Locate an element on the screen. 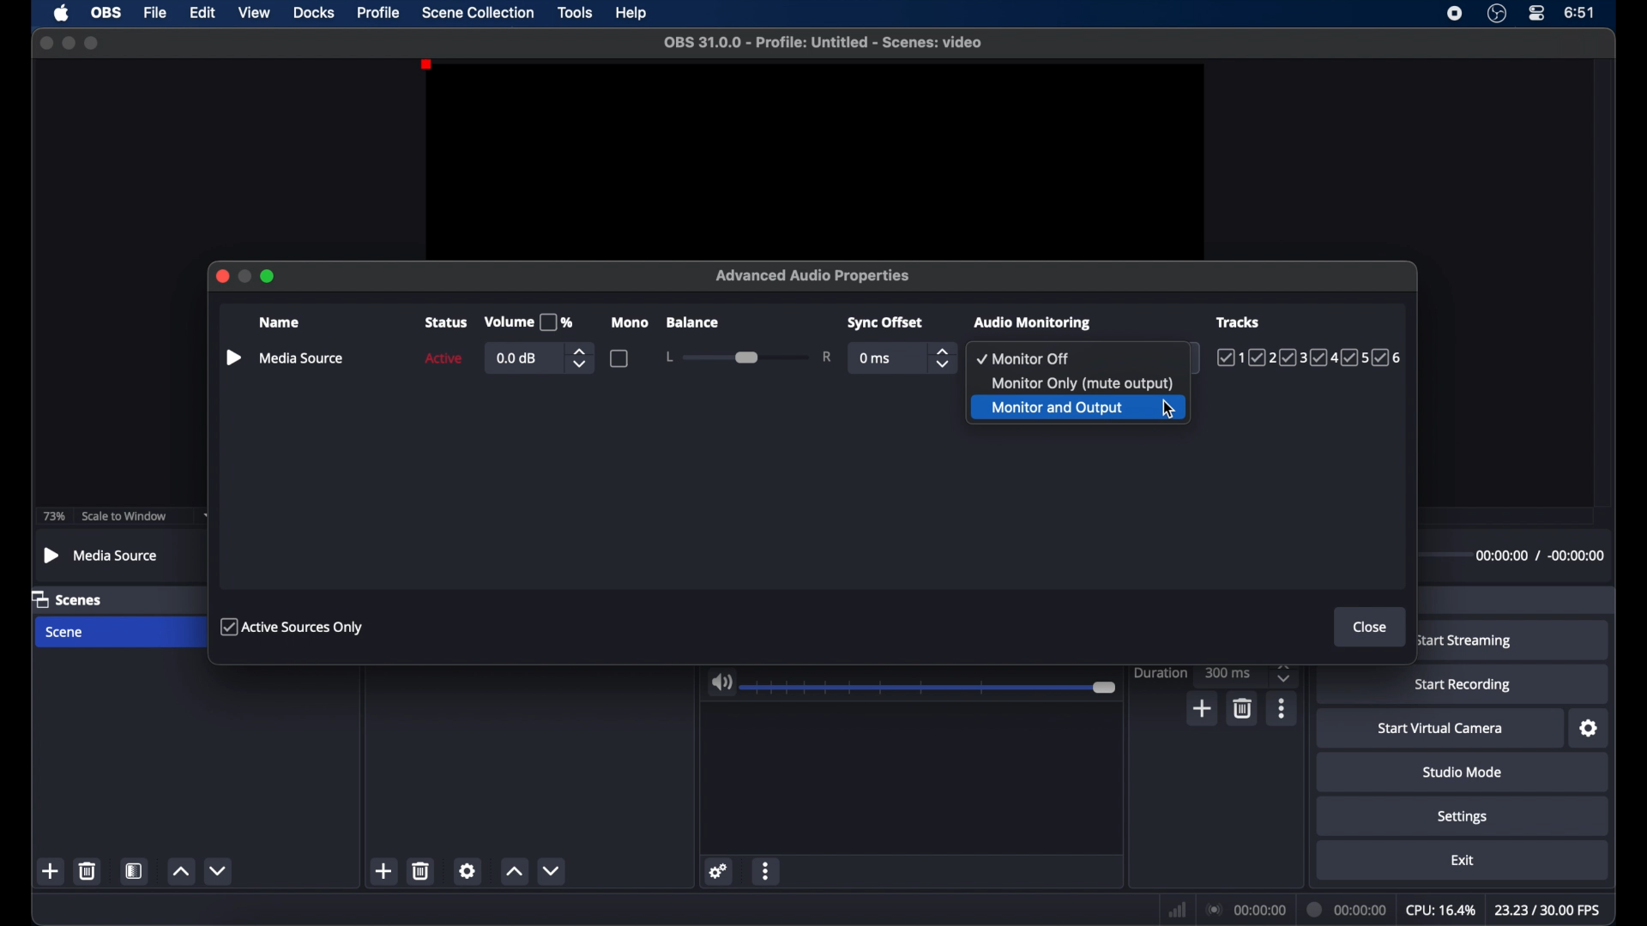  time is located at coordinates (1580, 11).